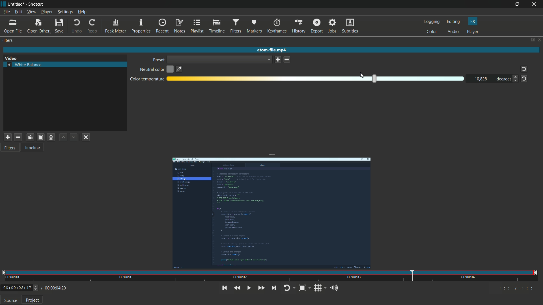  Describe the element at coordinates (540, 40) in the screenshot. I see `close panel` at that location.